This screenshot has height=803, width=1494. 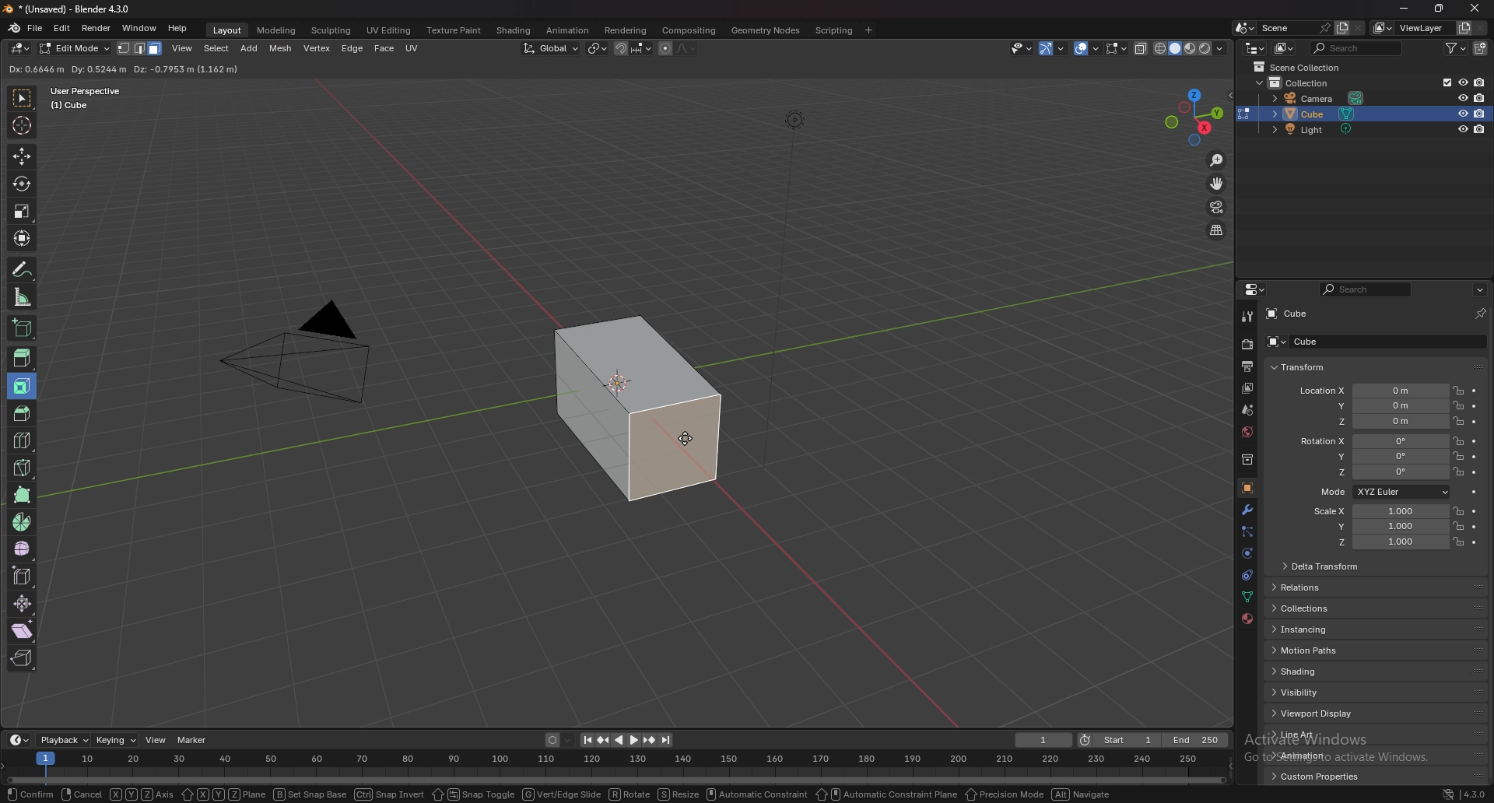 I want to click on move, so click(x=1218, y=184).